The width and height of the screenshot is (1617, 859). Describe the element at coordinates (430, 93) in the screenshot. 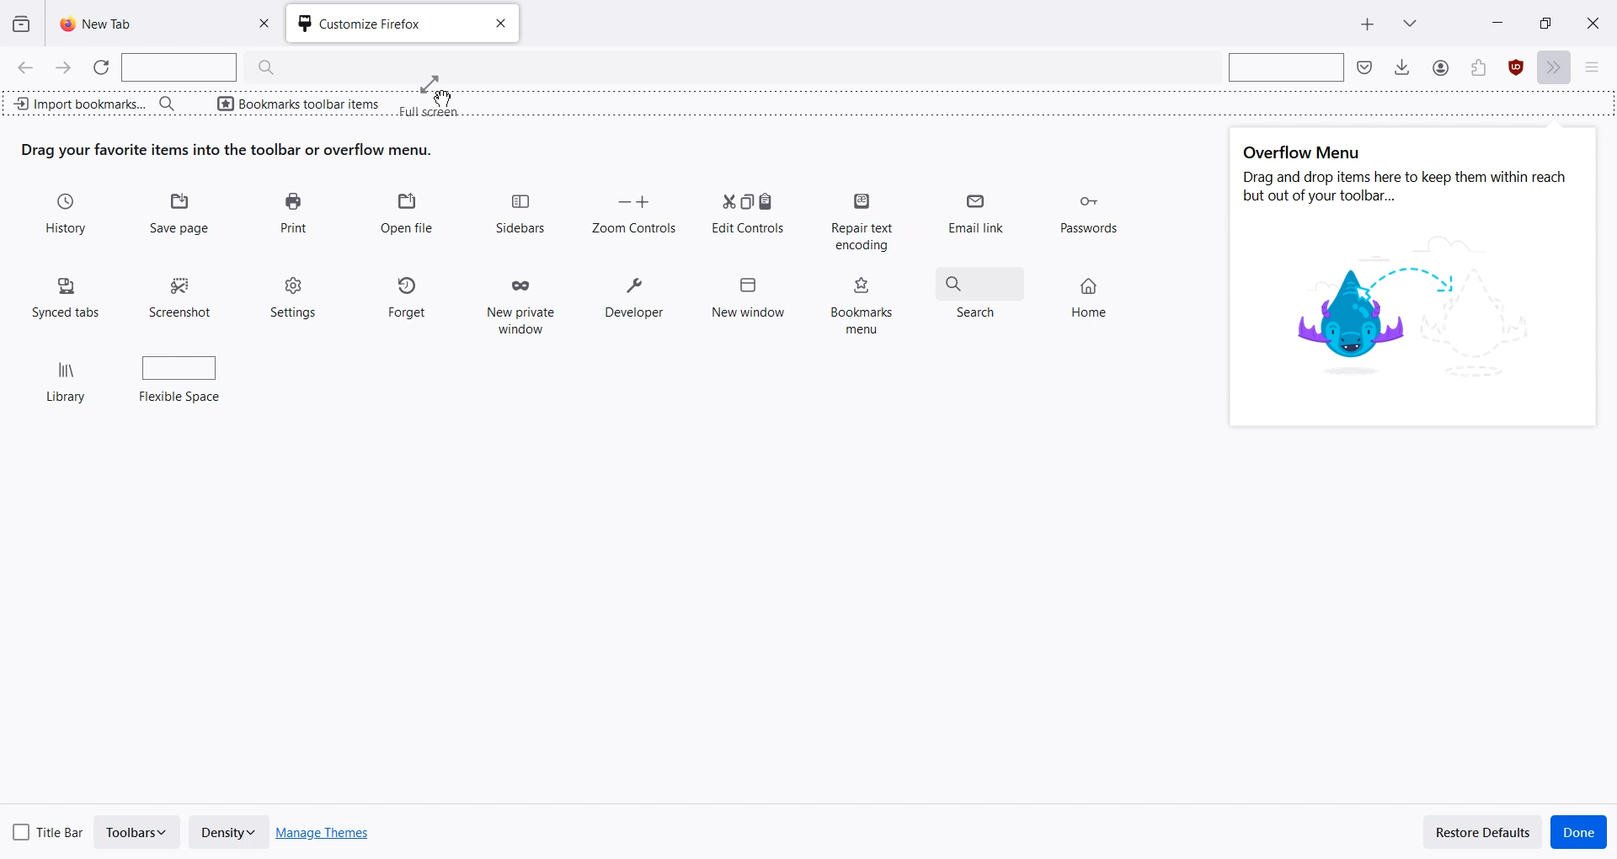

I see `Drag cursor` at that location.